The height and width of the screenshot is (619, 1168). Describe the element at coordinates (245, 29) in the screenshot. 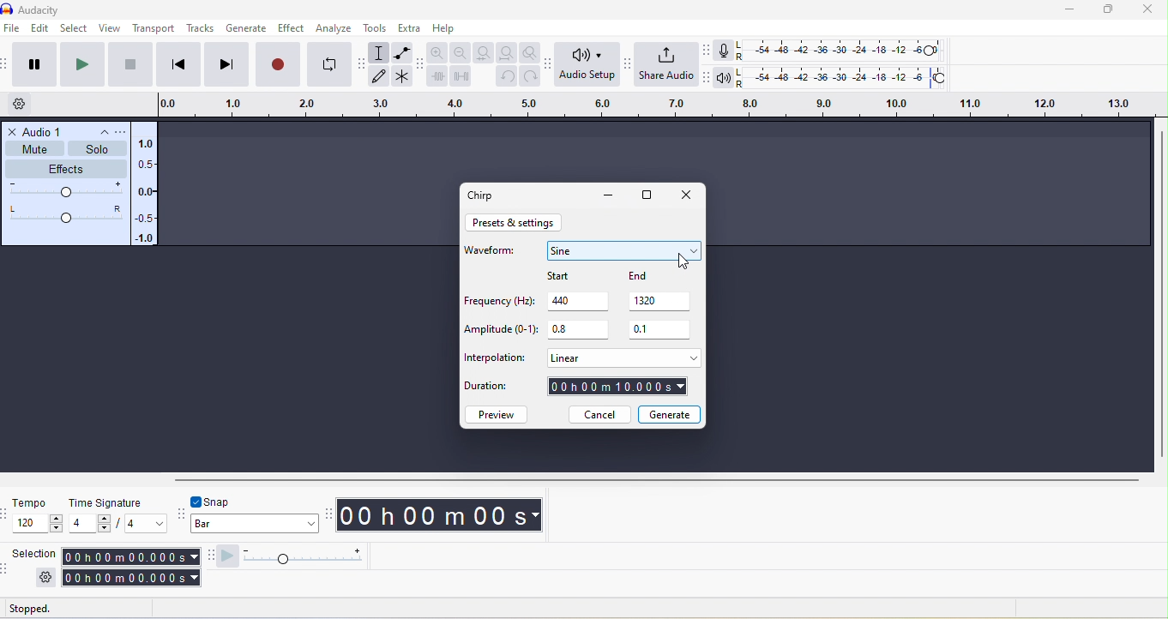

I see `generate` at that location.